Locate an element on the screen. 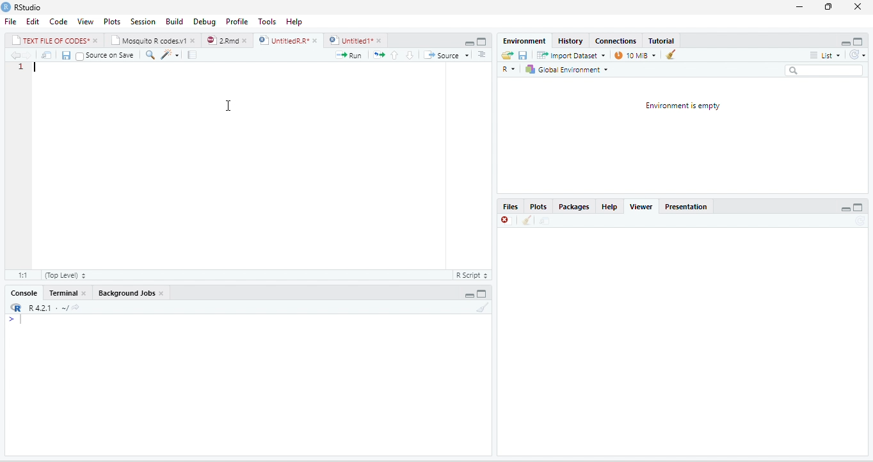  1 is located at coordinates (21, 67).